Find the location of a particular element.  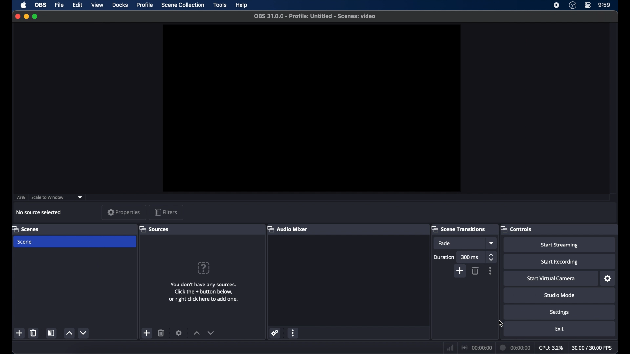

start recording is located at coordinates (560, 262).